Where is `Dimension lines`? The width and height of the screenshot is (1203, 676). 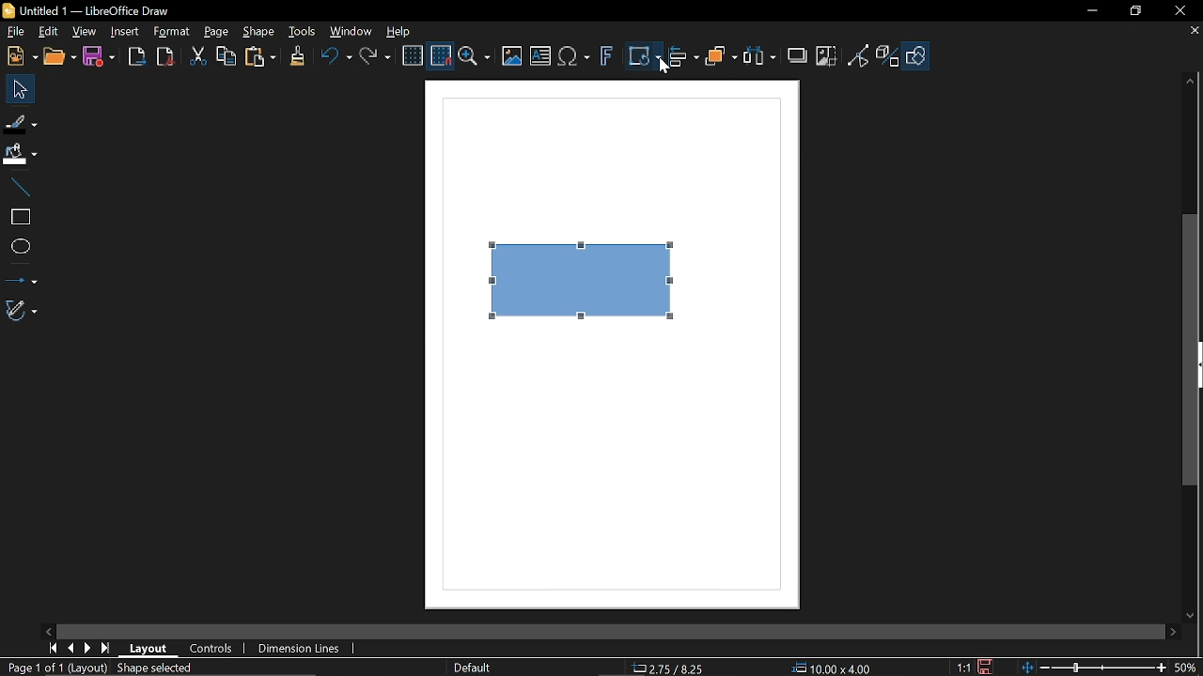
Dimension lines is located at coordinates (303, 650).